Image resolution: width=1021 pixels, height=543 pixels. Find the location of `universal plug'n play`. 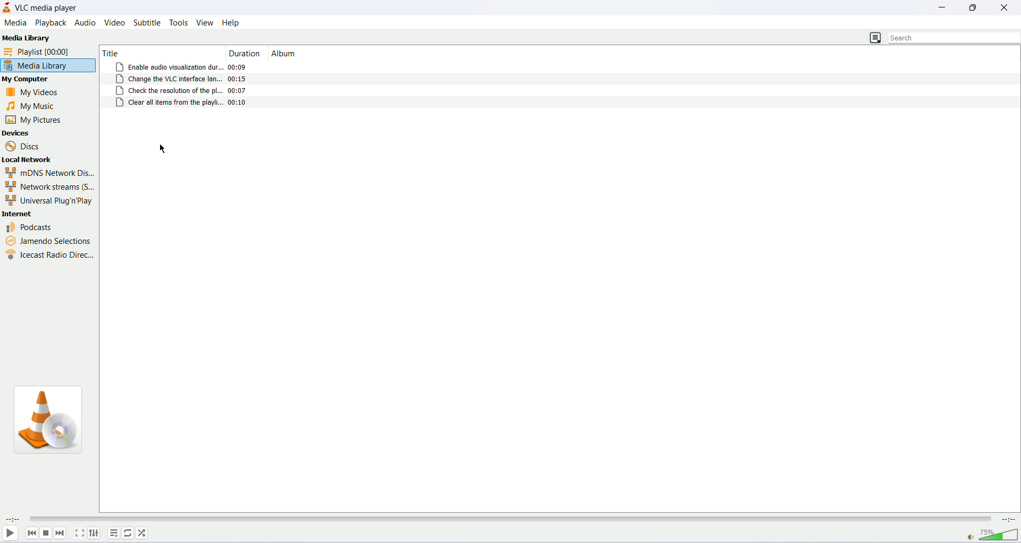

universal plug'n play is located at coordinates (50, 200).